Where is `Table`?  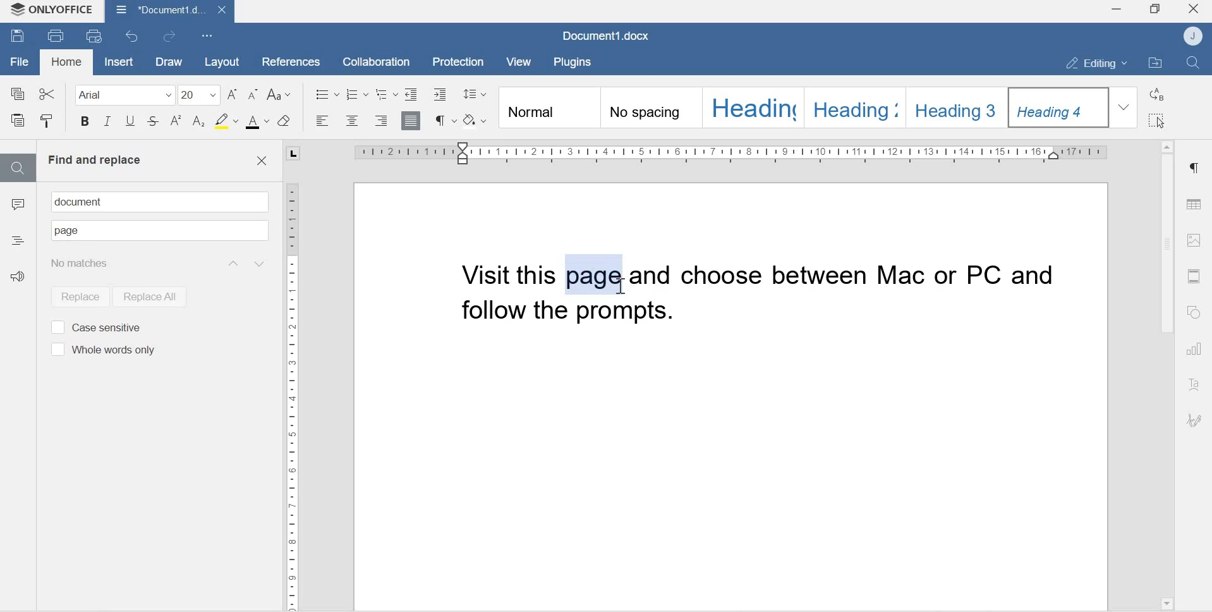
Table is located at coordinates (1194, 201).